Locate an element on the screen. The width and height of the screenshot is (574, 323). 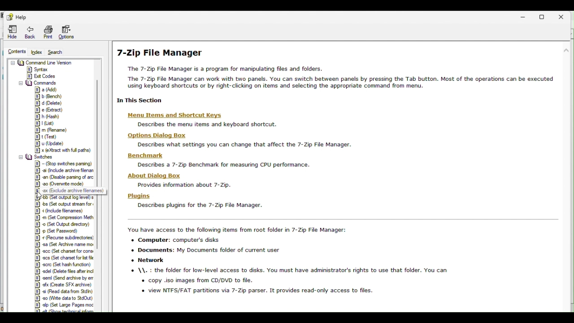
Search gur is located at coordinates (56, 52).